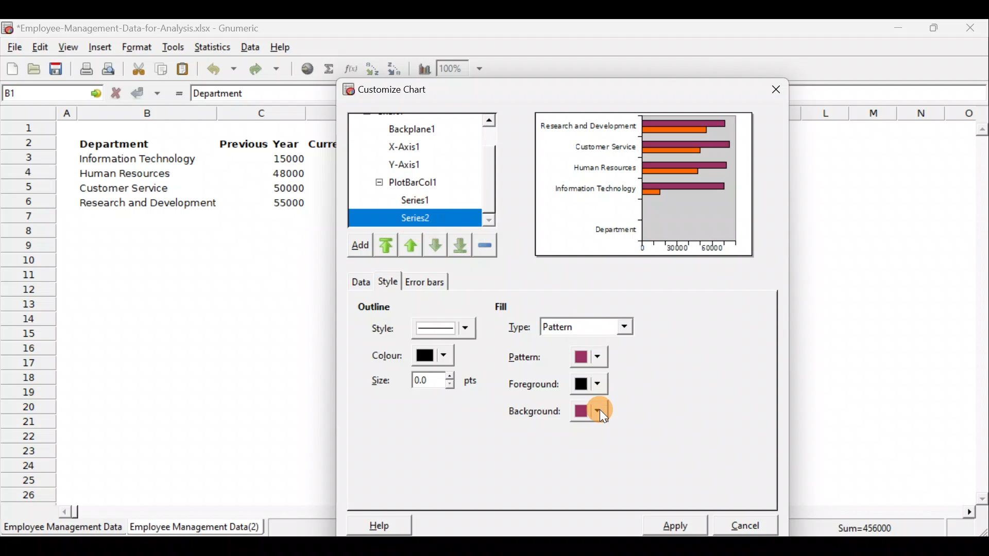 Image resolution: width=989 pixels, height=556 pixels. What do you see at coordinates (37, 70) in the screenshot?
I see `Open a file` at bounding box center [37, 70].